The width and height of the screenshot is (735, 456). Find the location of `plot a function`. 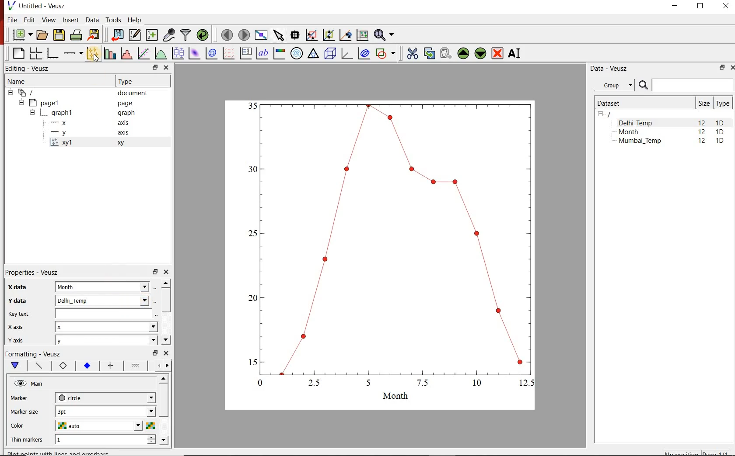

plot a function is located at coordinates (161, 53).